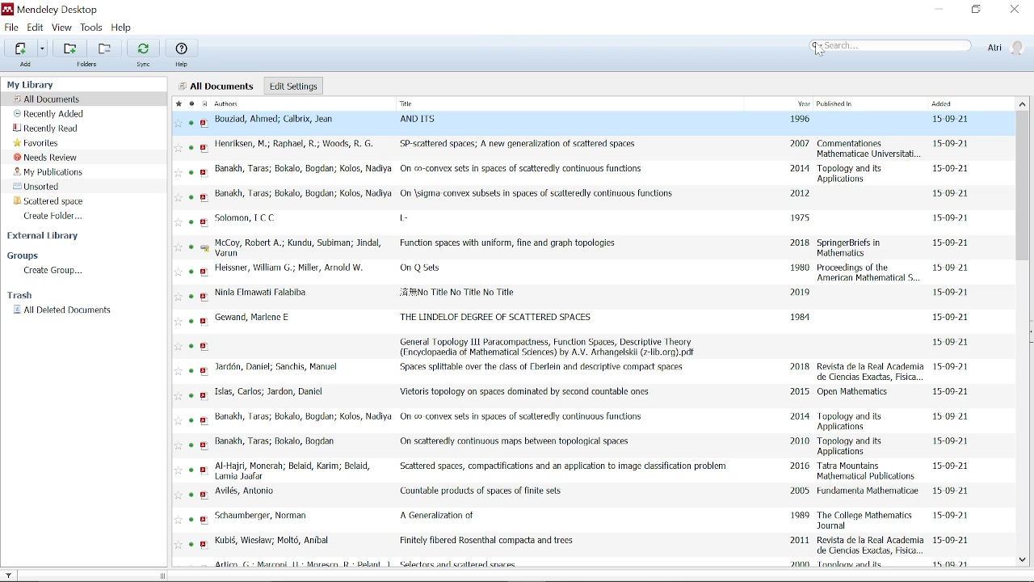  I want to click on Add files options, so click(44, 48).